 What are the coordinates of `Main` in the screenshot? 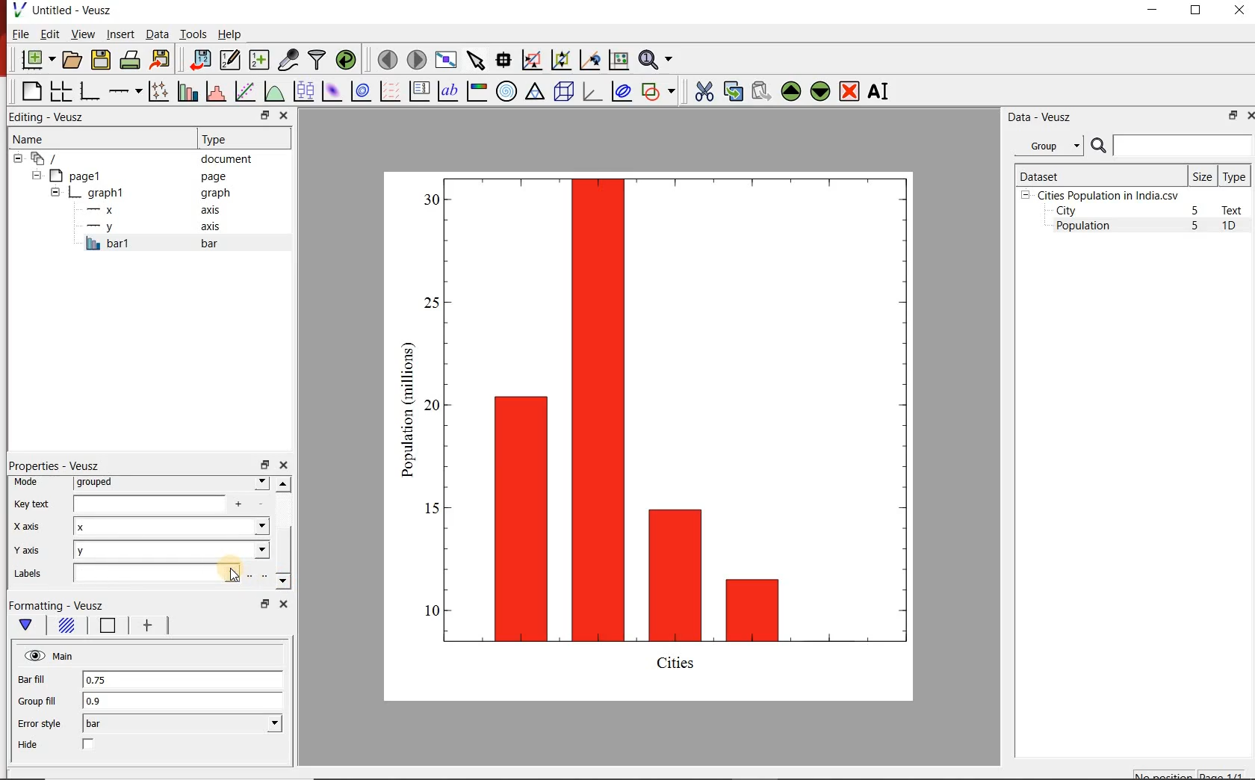 It's located at (50, 656).